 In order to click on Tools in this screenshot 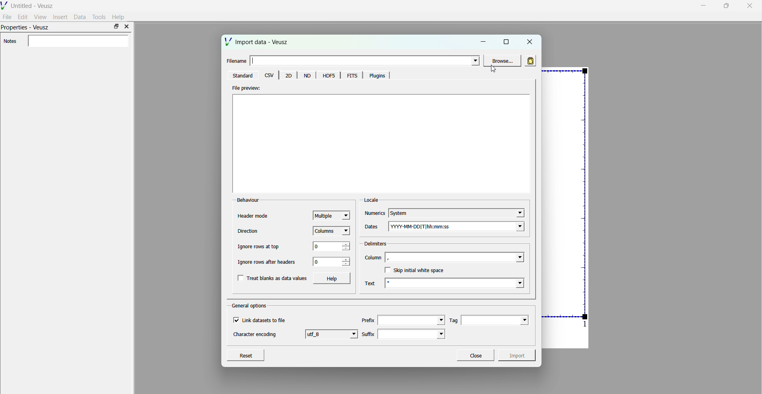, I will do `click(99, 17)`.